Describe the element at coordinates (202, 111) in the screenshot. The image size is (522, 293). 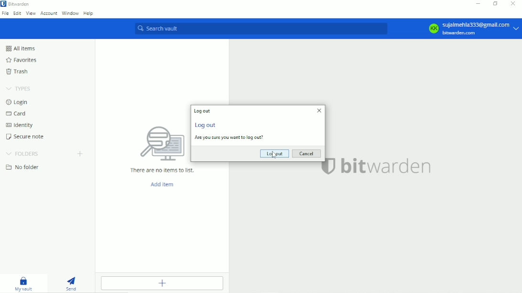
I see `Log out` at that location.